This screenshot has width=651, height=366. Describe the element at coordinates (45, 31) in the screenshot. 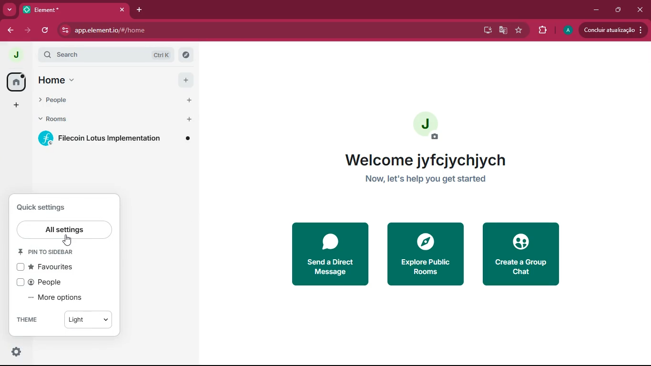

I see `refresh` at that location.